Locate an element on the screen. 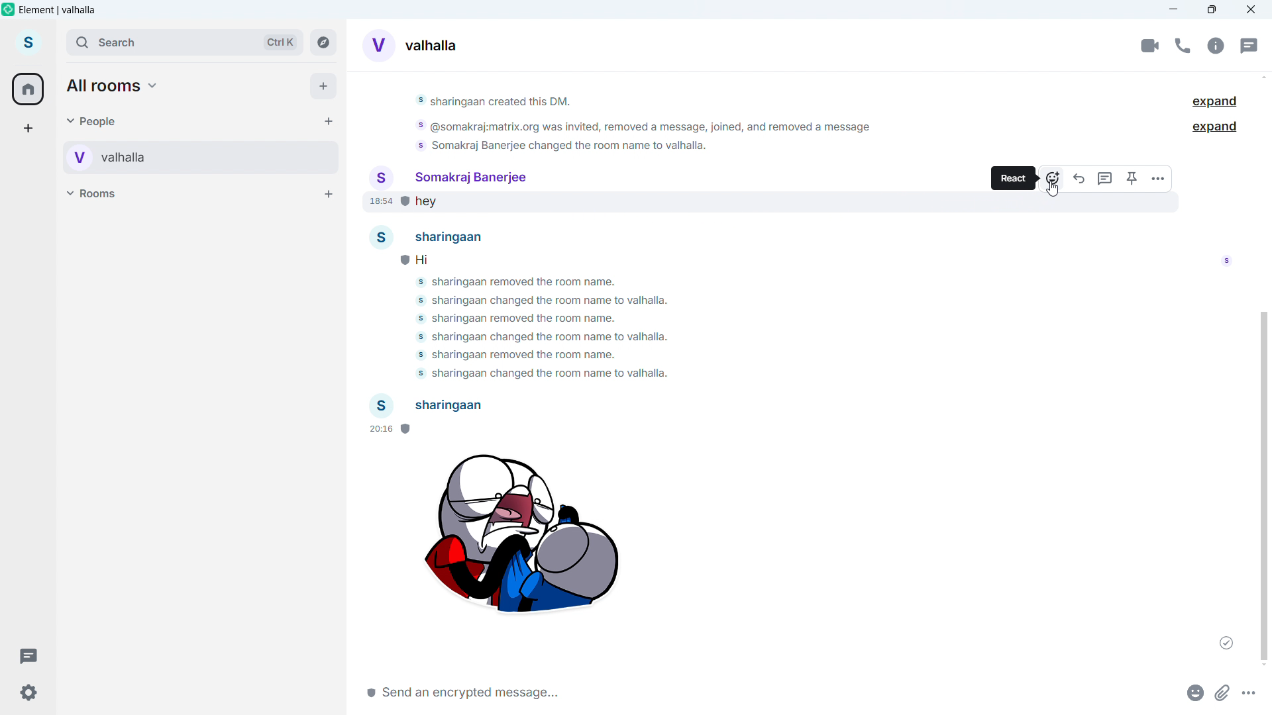  Explore rooms  is located at coordinates (323, 42).